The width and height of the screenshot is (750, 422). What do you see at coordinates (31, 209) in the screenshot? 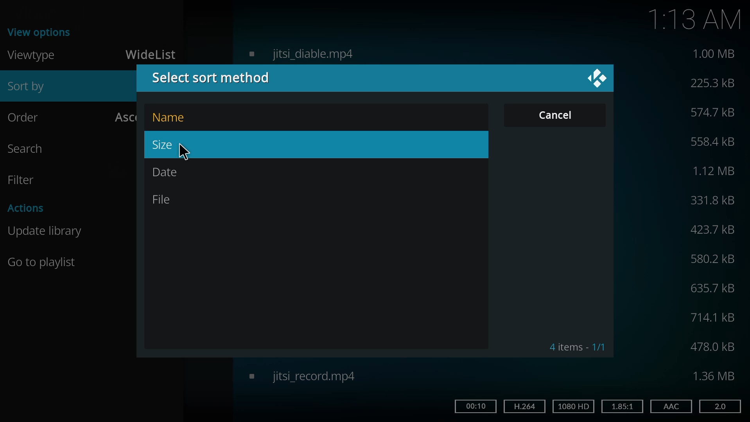
I see `actions` at bounding box center [31, 209].